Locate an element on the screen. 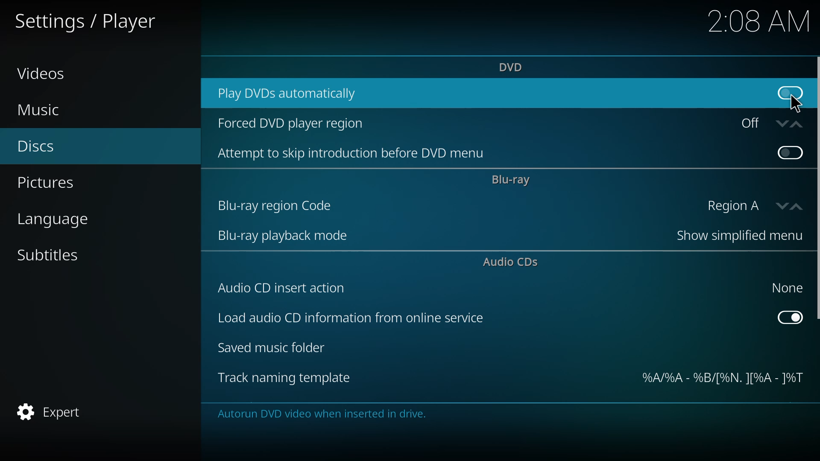  click to enable is located at coordinates (790, 91).